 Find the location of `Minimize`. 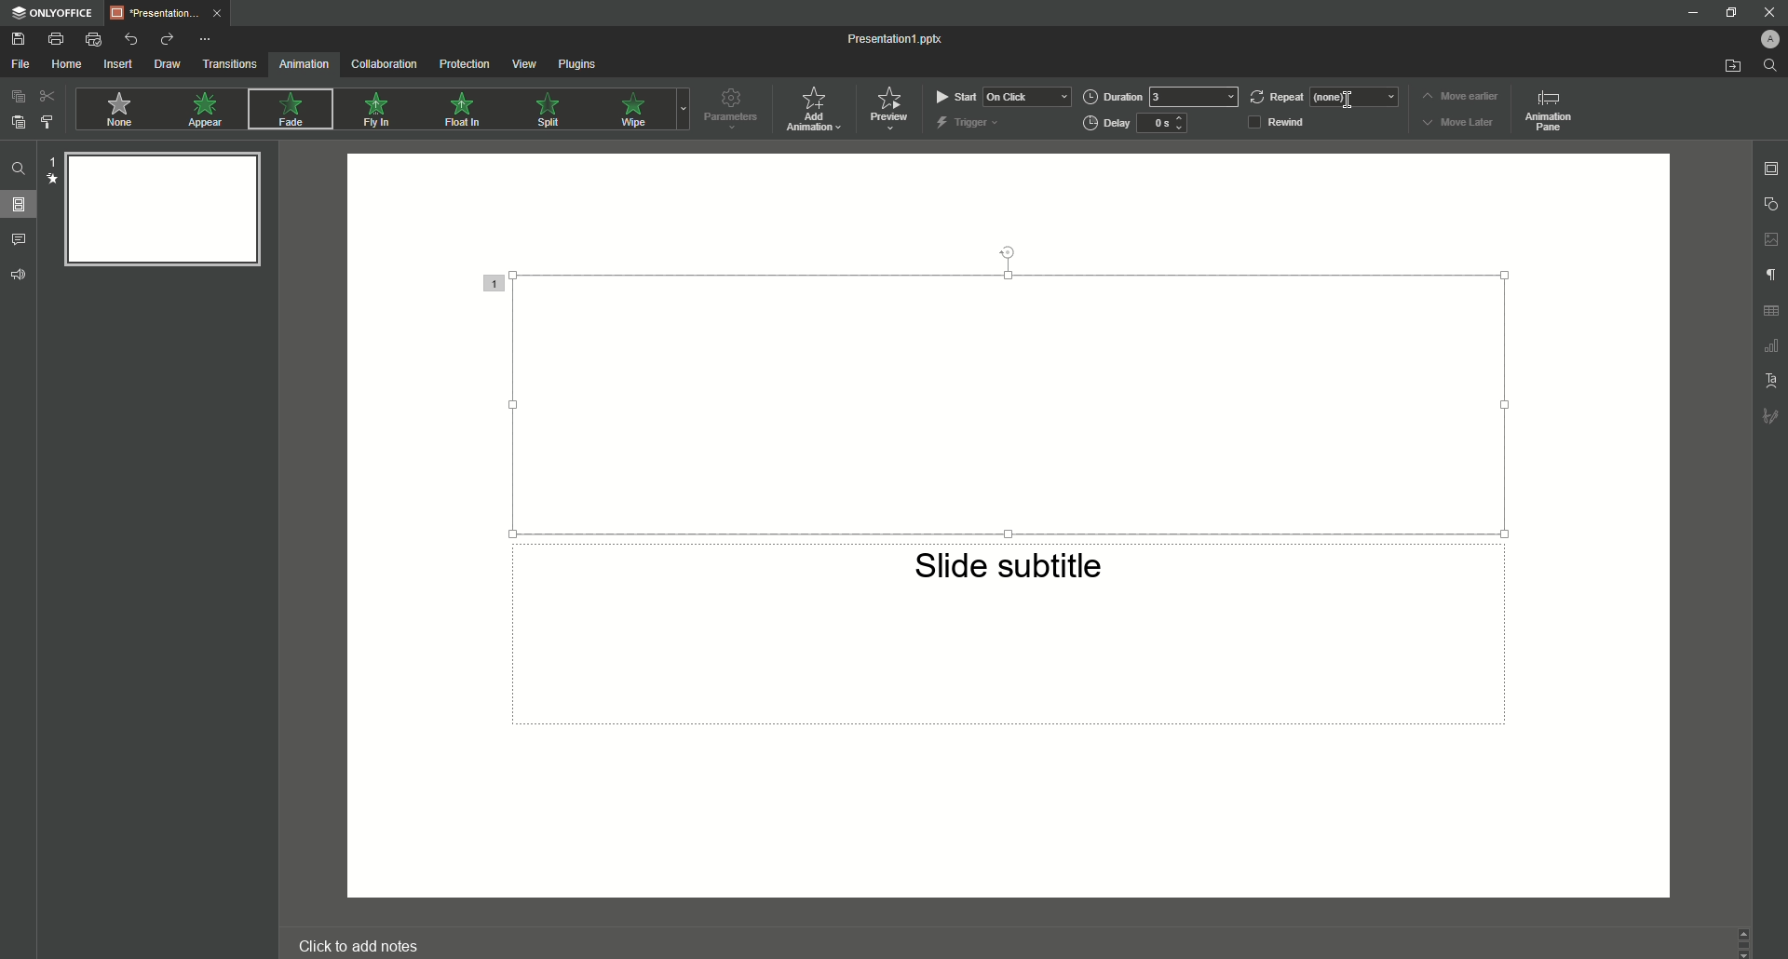

Minimize is located at coordinates (1696, 13).